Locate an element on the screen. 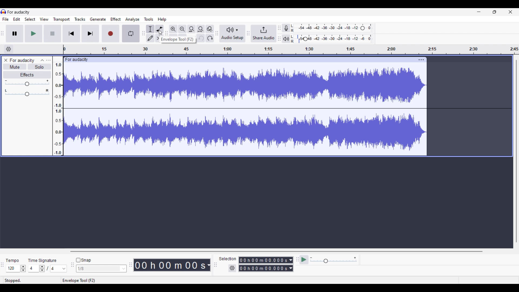  Volume slider is located at coordinates (27, 83).